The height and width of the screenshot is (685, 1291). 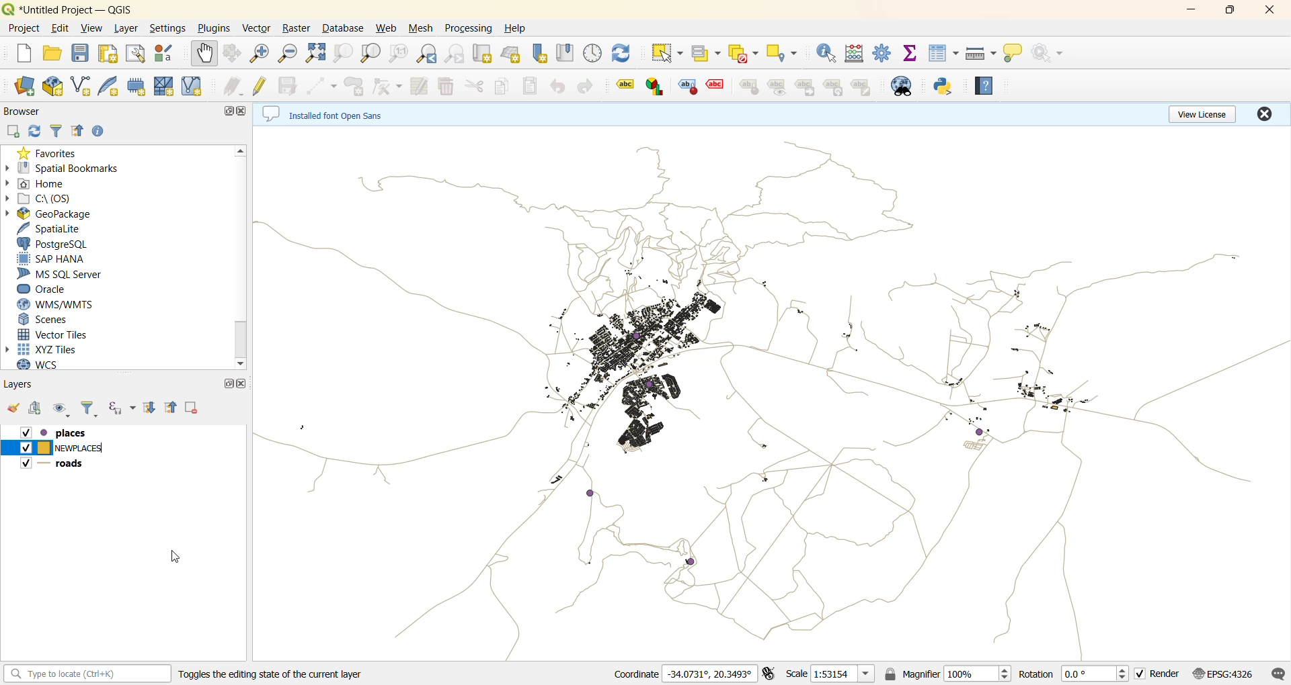 What do you see at coordinates (204, 55) in the screenshot?
I see `pan map` at bounding box center [204, 55].